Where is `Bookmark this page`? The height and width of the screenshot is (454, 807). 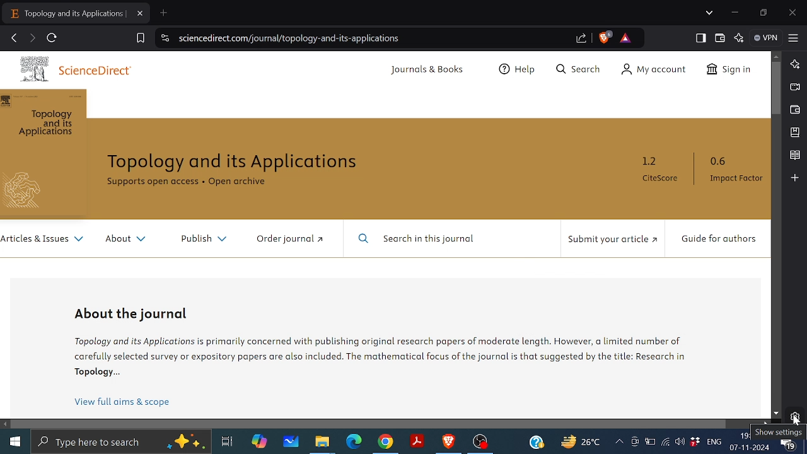
Bookmark this page is located at coordinates (141, 38).